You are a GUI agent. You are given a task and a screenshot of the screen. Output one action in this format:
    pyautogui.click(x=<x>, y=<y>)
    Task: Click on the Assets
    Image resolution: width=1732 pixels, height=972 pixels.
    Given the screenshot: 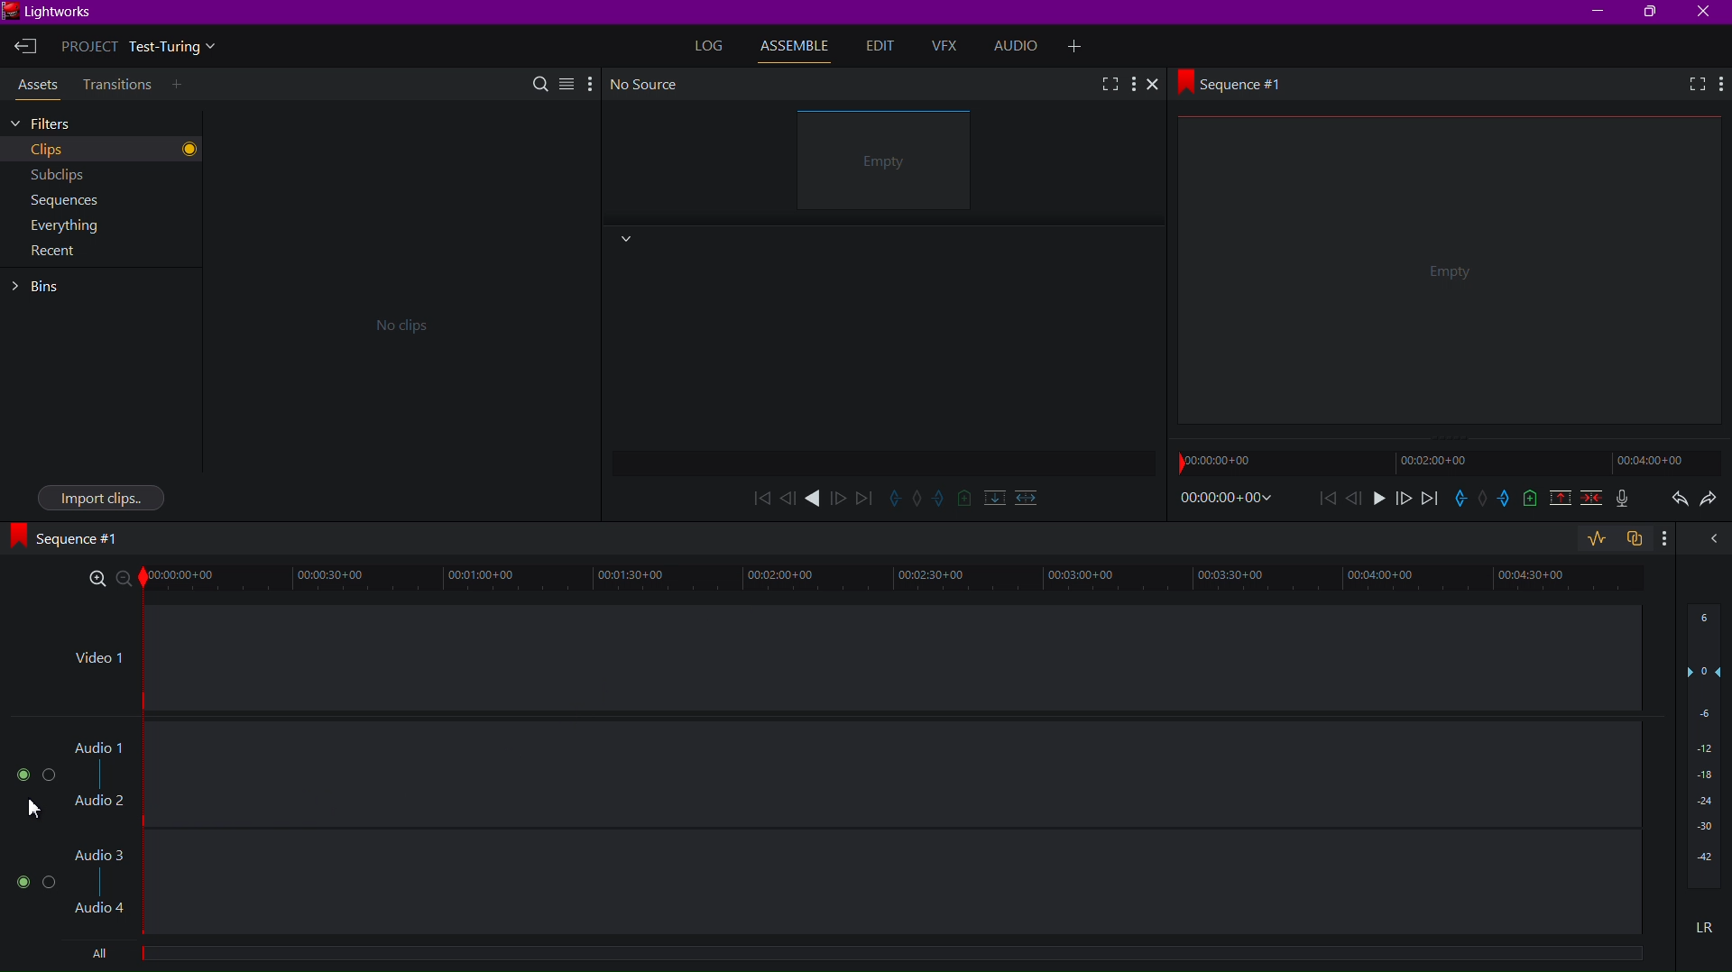 What is the action you would take?
    pyautogui.click(x=34, y=87)
    